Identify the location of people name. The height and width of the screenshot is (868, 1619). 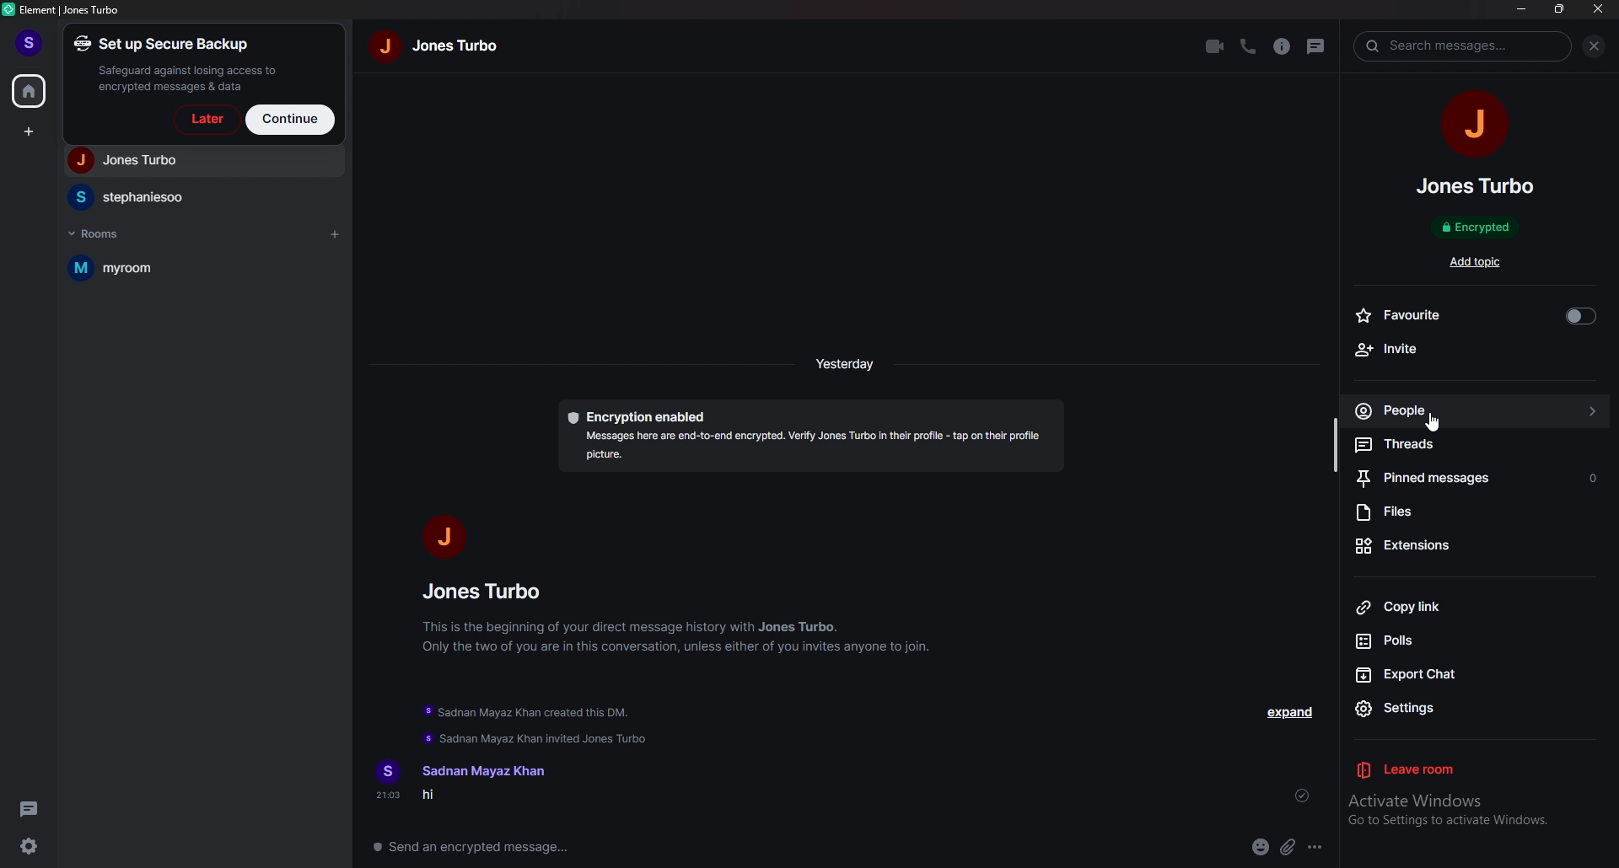
(1476, 186).